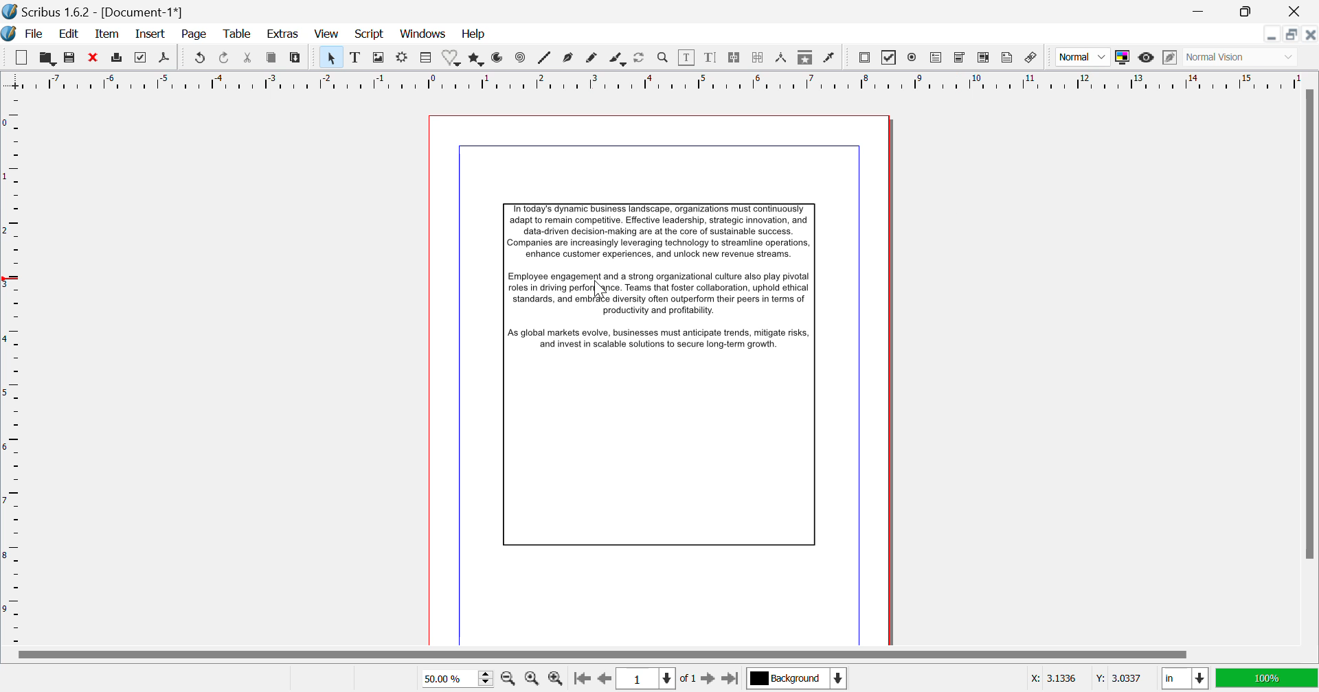 Image resolution: width=1319 pixels, height=692 pixels. I want to click on Cursor Position, so click(1089, 679).